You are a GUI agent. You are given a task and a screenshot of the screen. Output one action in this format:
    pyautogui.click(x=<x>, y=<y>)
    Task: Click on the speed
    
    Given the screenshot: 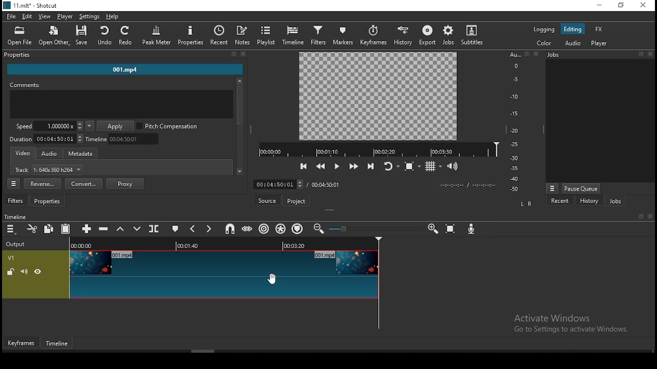 What is the action you would take?
    pyautogui.click(x=48, y=127)
    